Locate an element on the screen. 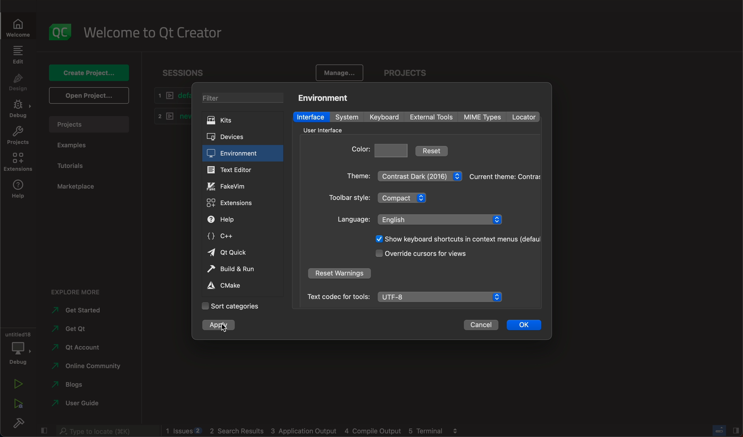 This screenshot has height=437, width=743. types is located at coordinates (485, 117).